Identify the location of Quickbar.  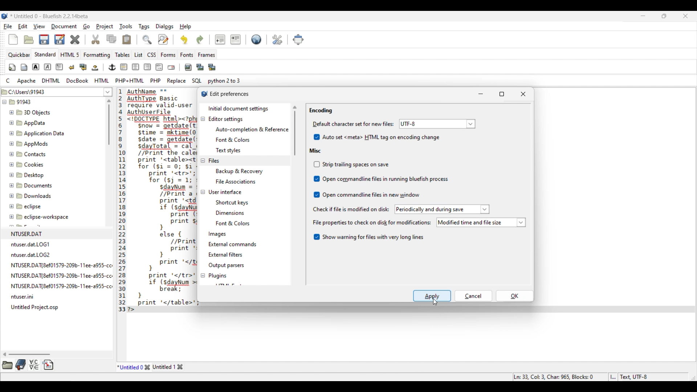
(19, 55).